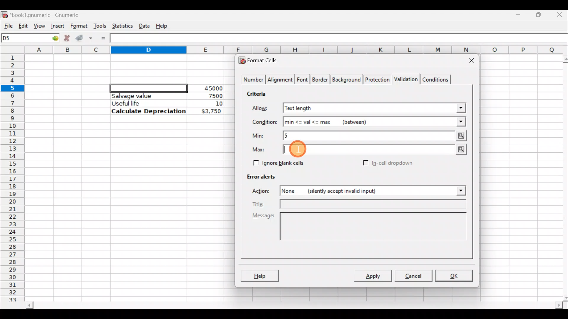 This screenshot has height=319, width=568. What do you see at coordinates (163, 25) in the screenshot?
I see `Help` at bounding box center [163, 25].